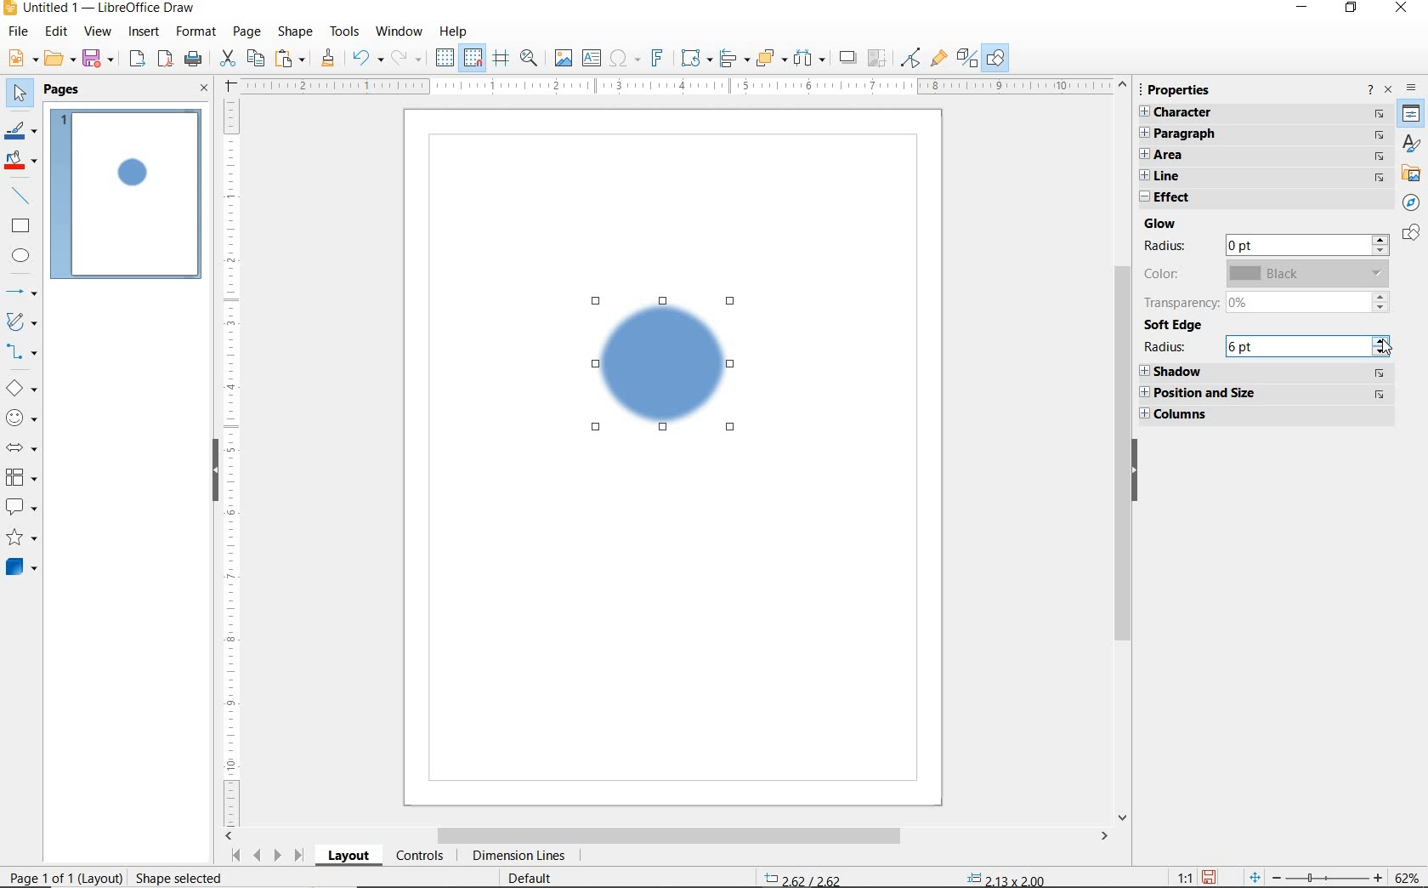 The width and height of the screenshot is (1428, 888). Describe the element at coordinates (248, 33) in the screenshot. I see `PAGE` at that location.